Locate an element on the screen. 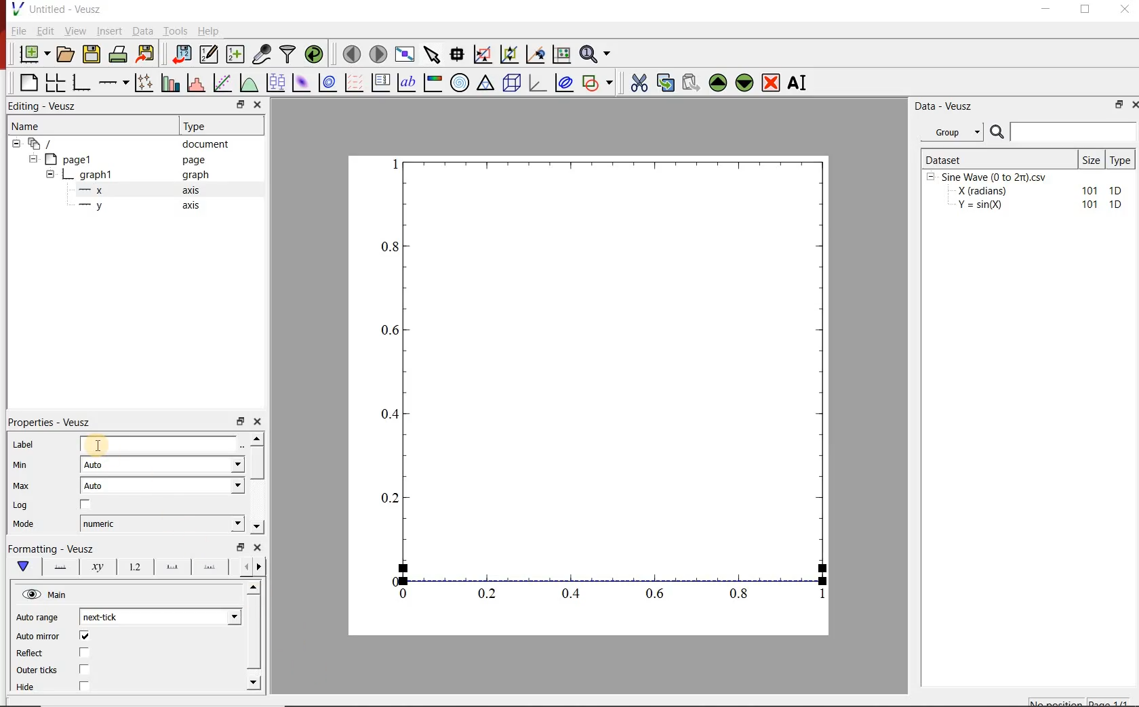  select item from graph is located at coordinates (433, 53).